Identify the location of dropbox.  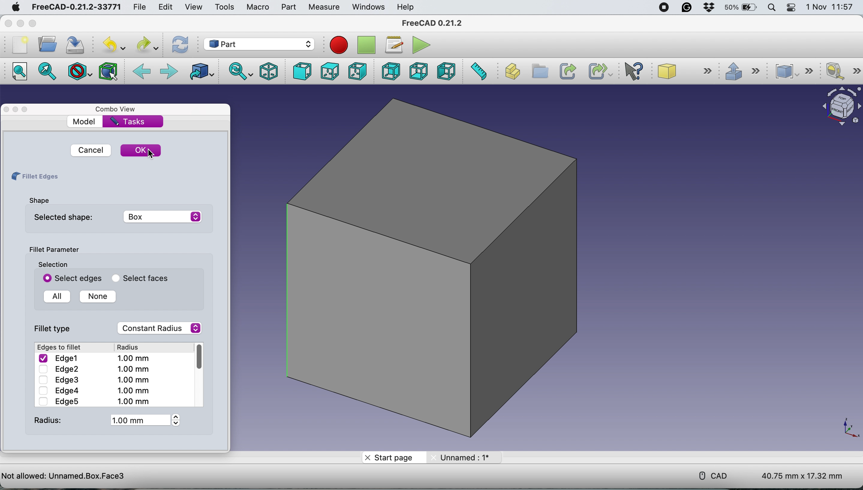
(710, 7).